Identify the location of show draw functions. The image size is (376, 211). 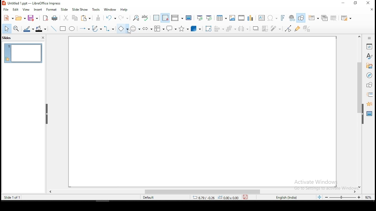
(301, 18).